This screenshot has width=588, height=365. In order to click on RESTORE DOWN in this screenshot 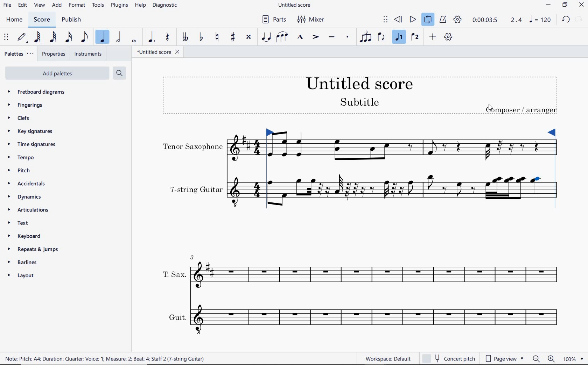, I will do `click(566, 5)`.